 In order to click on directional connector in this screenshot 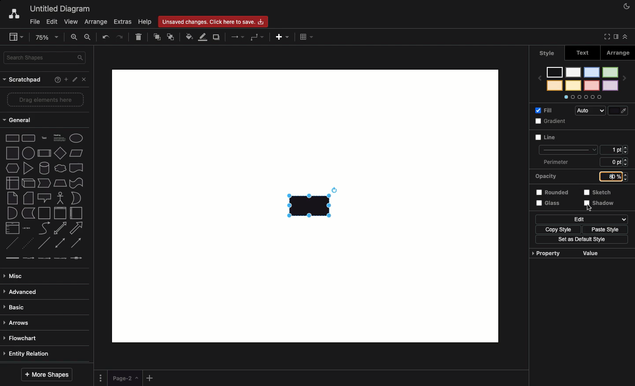, I will do `click(76, 242)`.